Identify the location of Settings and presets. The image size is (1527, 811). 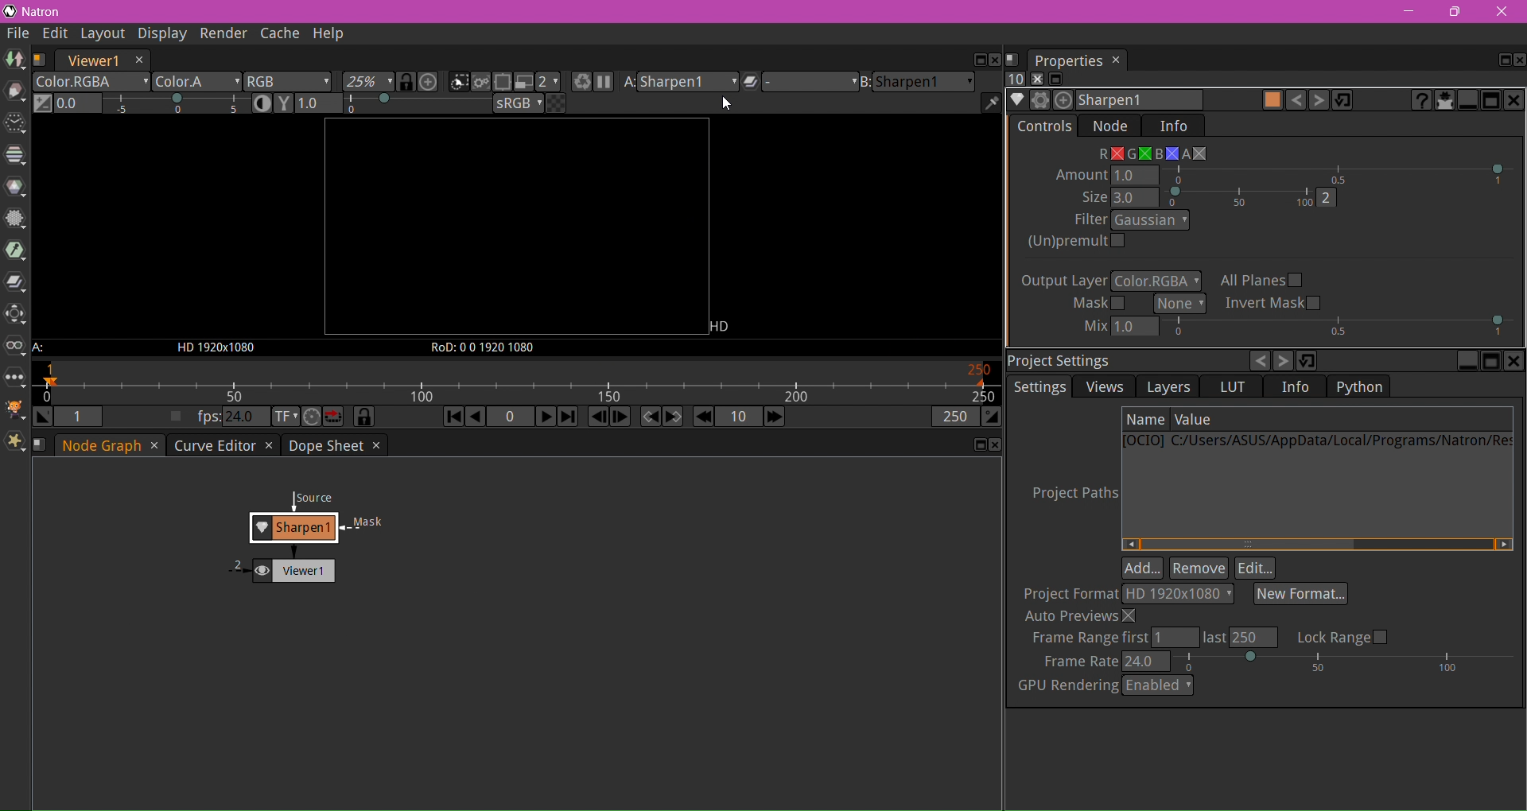
(1041, 101).